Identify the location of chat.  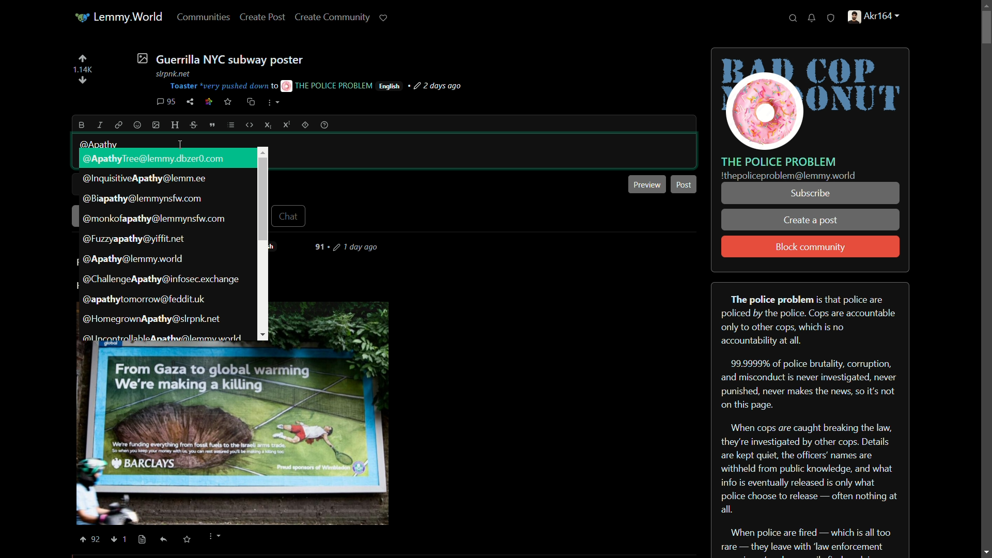
(290, 215).